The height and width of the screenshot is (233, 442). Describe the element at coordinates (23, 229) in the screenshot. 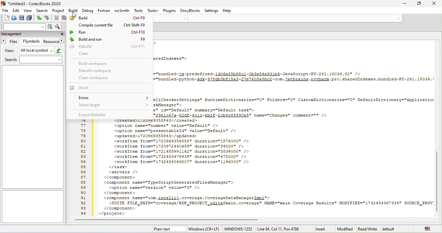

I see `untitled 3` at that location.